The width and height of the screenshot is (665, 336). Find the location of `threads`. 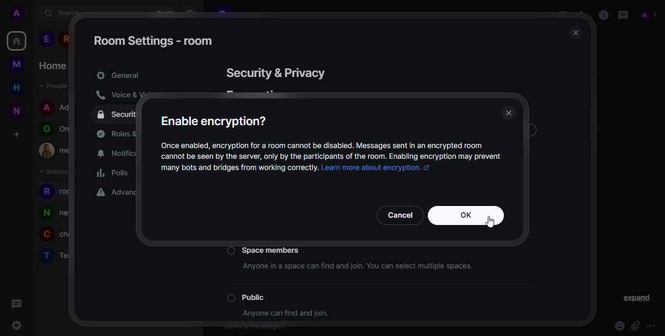

threads is located at coordinates (15, 303).